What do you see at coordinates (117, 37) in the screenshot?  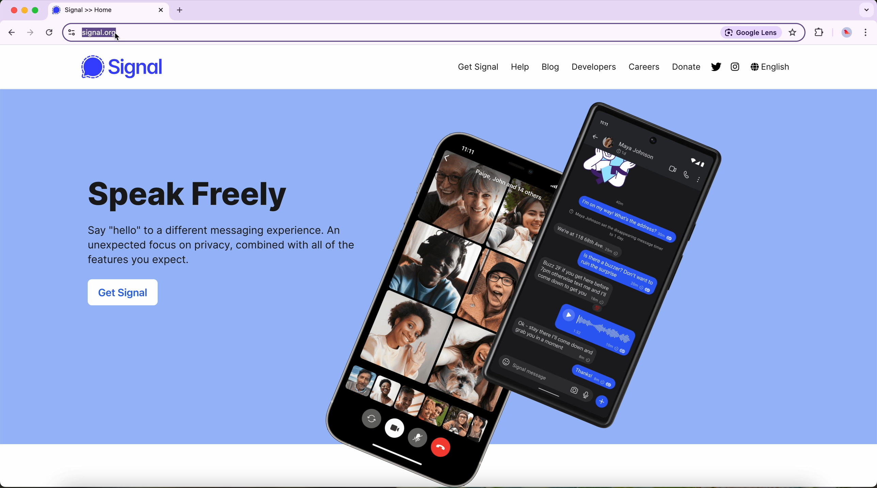 I see `cursor` at bounding box center [117, 37].